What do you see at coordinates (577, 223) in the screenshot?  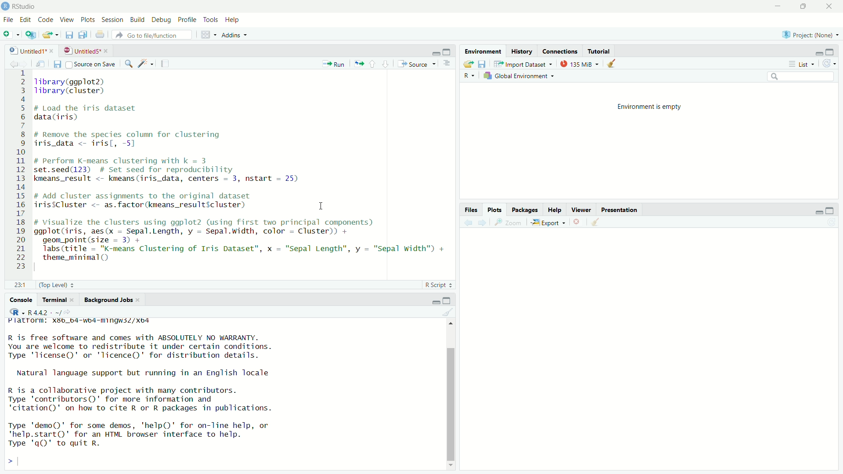 I see `remove the current plot` at bounding box center [577, 223].